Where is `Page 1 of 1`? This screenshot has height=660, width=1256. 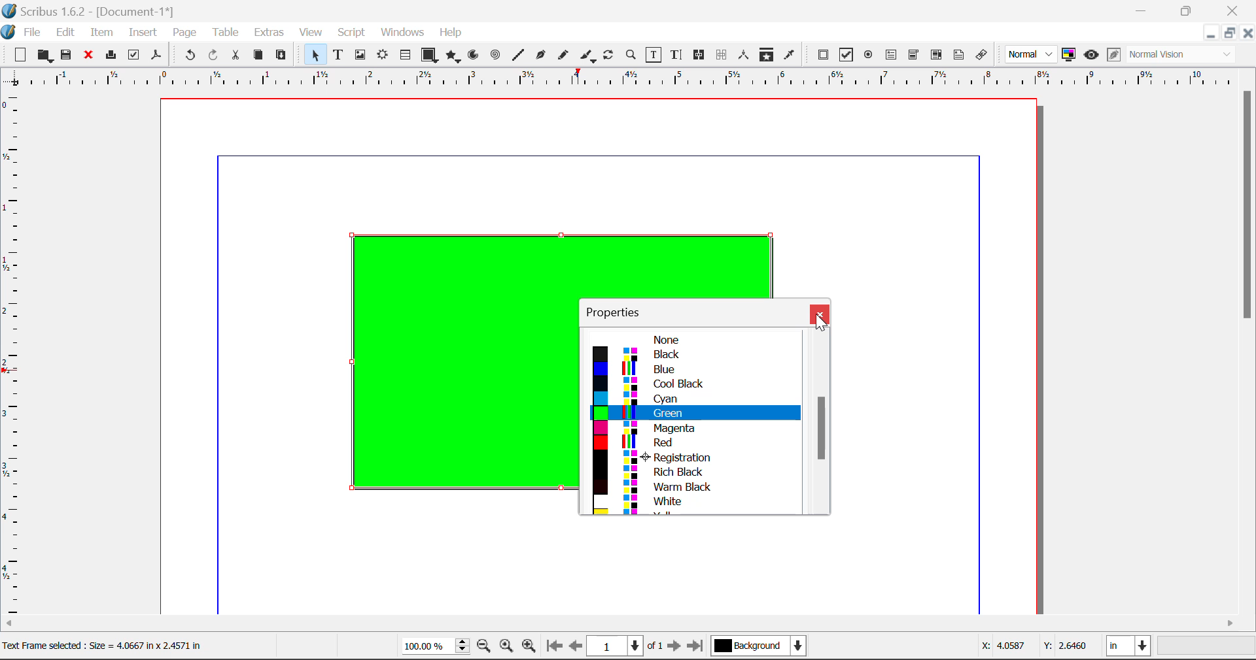 Page 1 of 1 is located at coordinates (627, 646).